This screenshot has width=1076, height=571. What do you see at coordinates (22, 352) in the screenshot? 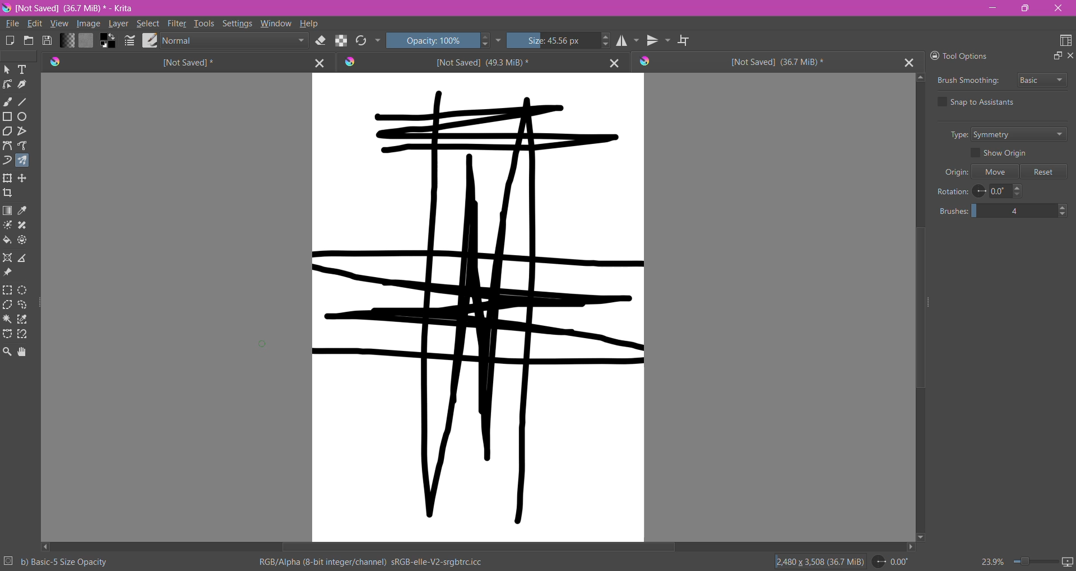
I see `Pan Tool` at bounding box center [22, 352].